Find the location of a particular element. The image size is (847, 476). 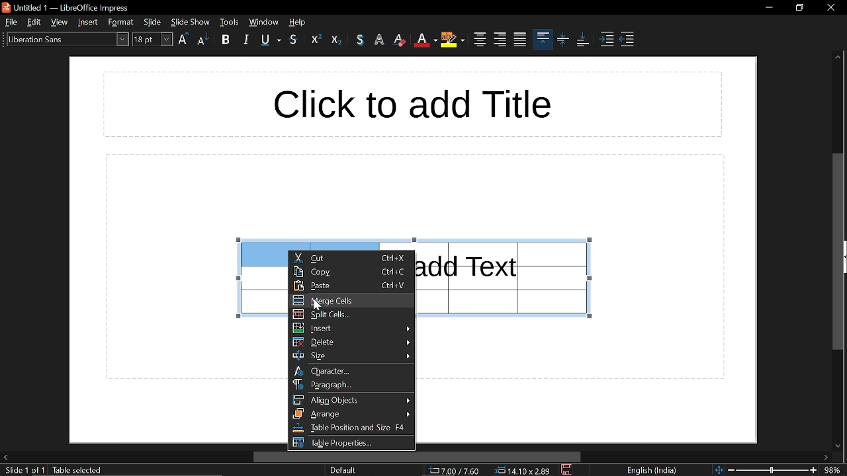

subscript is located at coordinates (337, 39).